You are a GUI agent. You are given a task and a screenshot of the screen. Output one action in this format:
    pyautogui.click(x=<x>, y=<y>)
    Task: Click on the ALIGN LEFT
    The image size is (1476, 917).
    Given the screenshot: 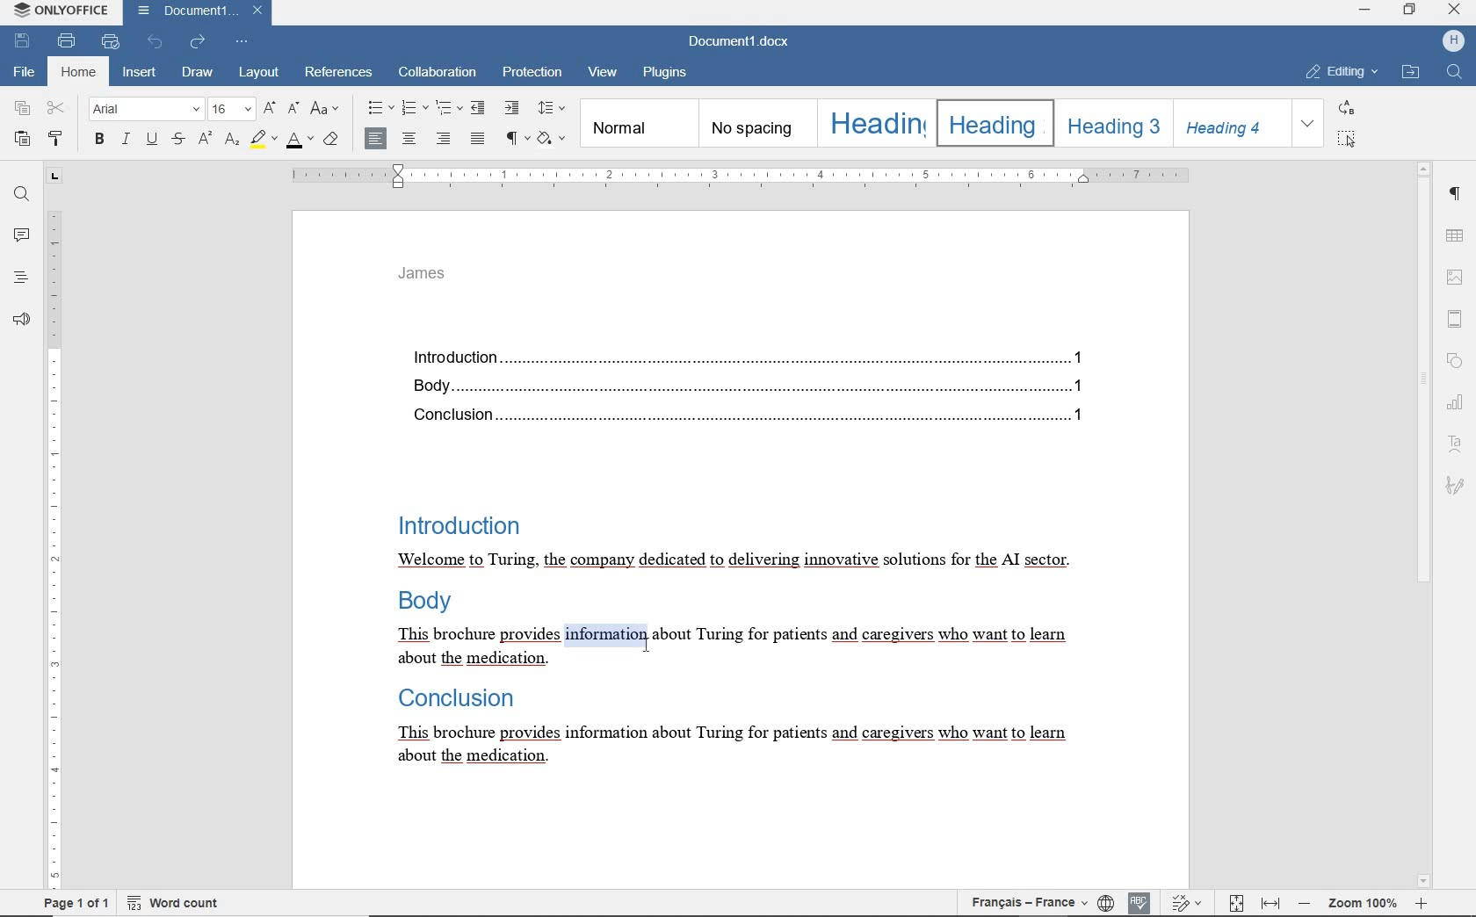 What is the action you would take?
    pyautogui.click(x=376, y=137)
    